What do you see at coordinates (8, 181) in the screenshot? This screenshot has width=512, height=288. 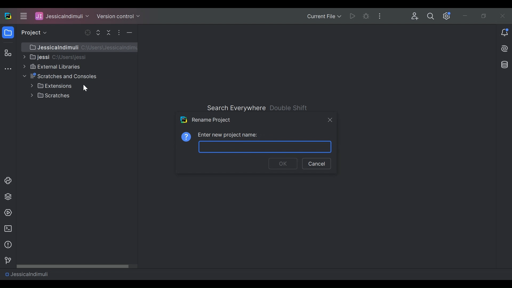 I see `python` at bounding box center [8, 181].